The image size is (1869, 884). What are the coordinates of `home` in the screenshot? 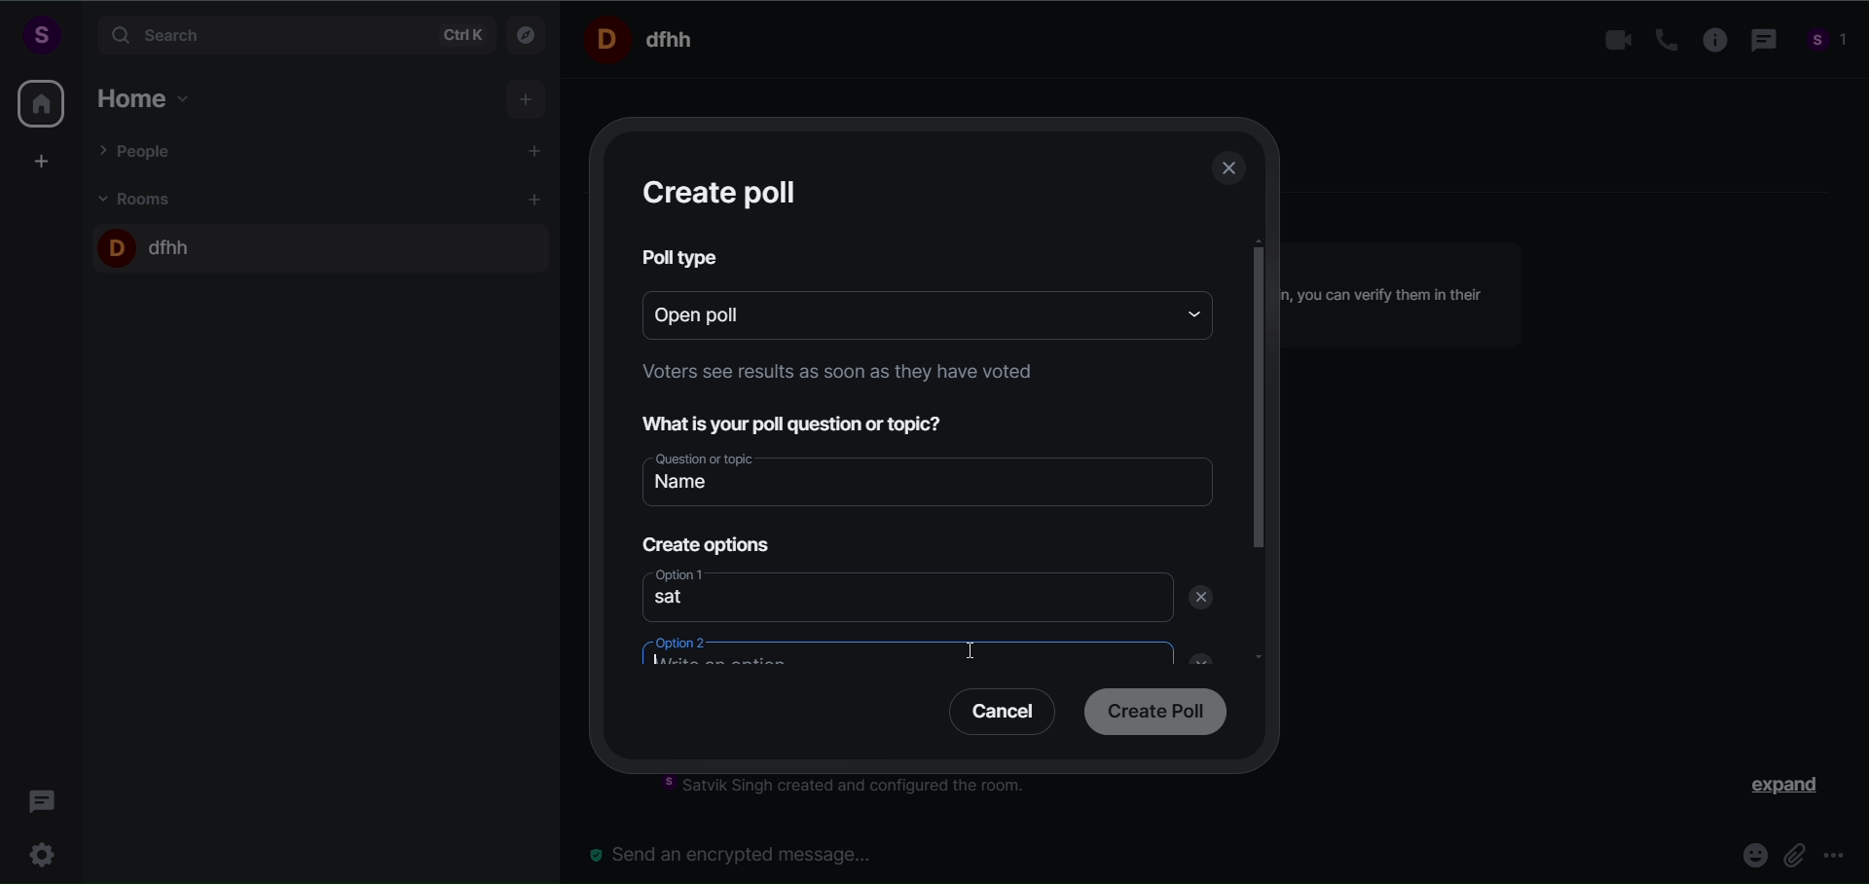 It's located at (41, 103).